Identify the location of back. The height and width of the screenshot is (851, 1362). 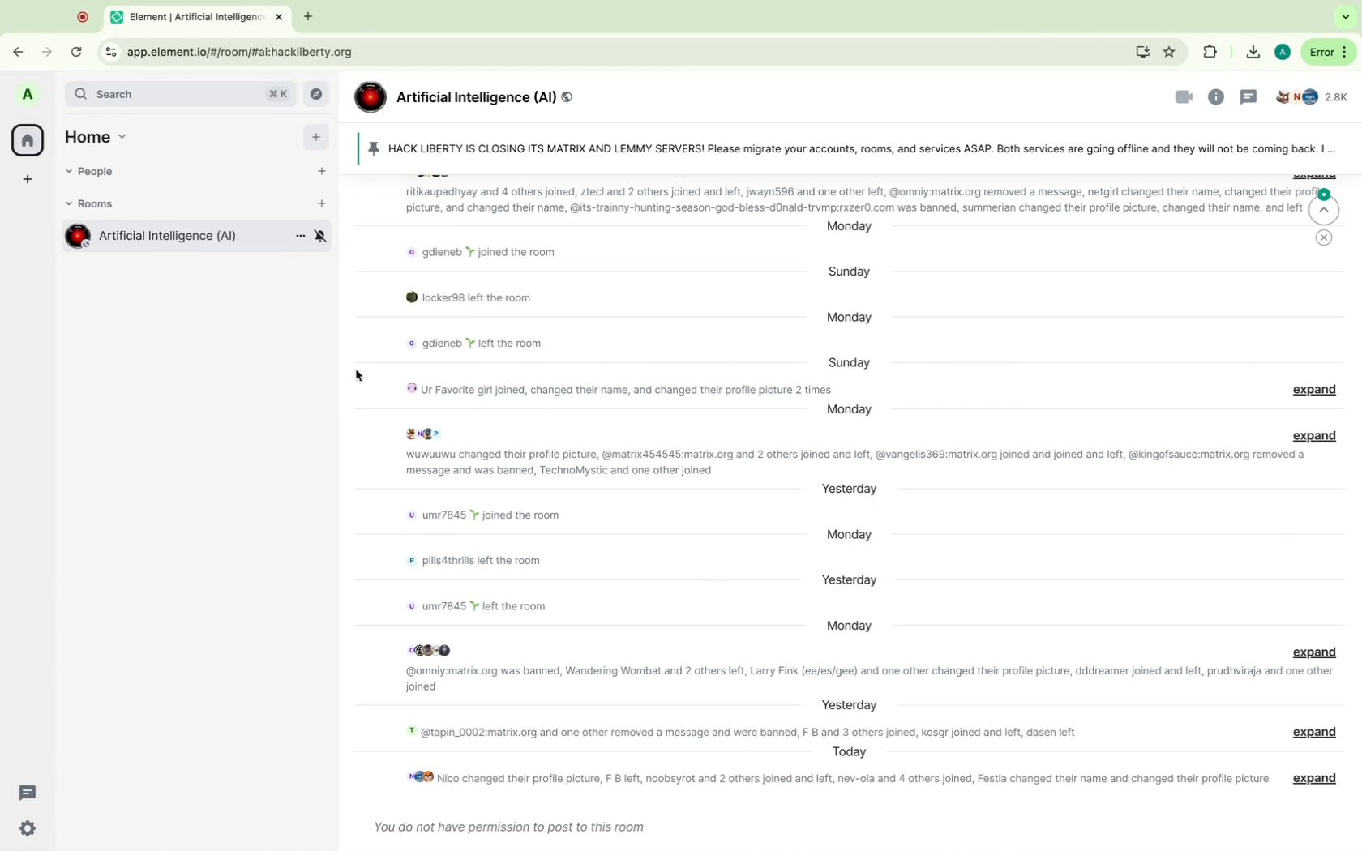
(17, 52).